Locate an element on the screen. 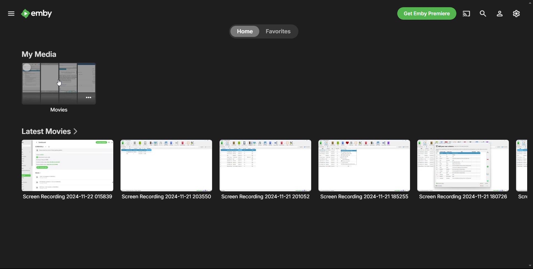 This screenshot has height=269, width=533. play on another device is located at coordinates (467, 13).